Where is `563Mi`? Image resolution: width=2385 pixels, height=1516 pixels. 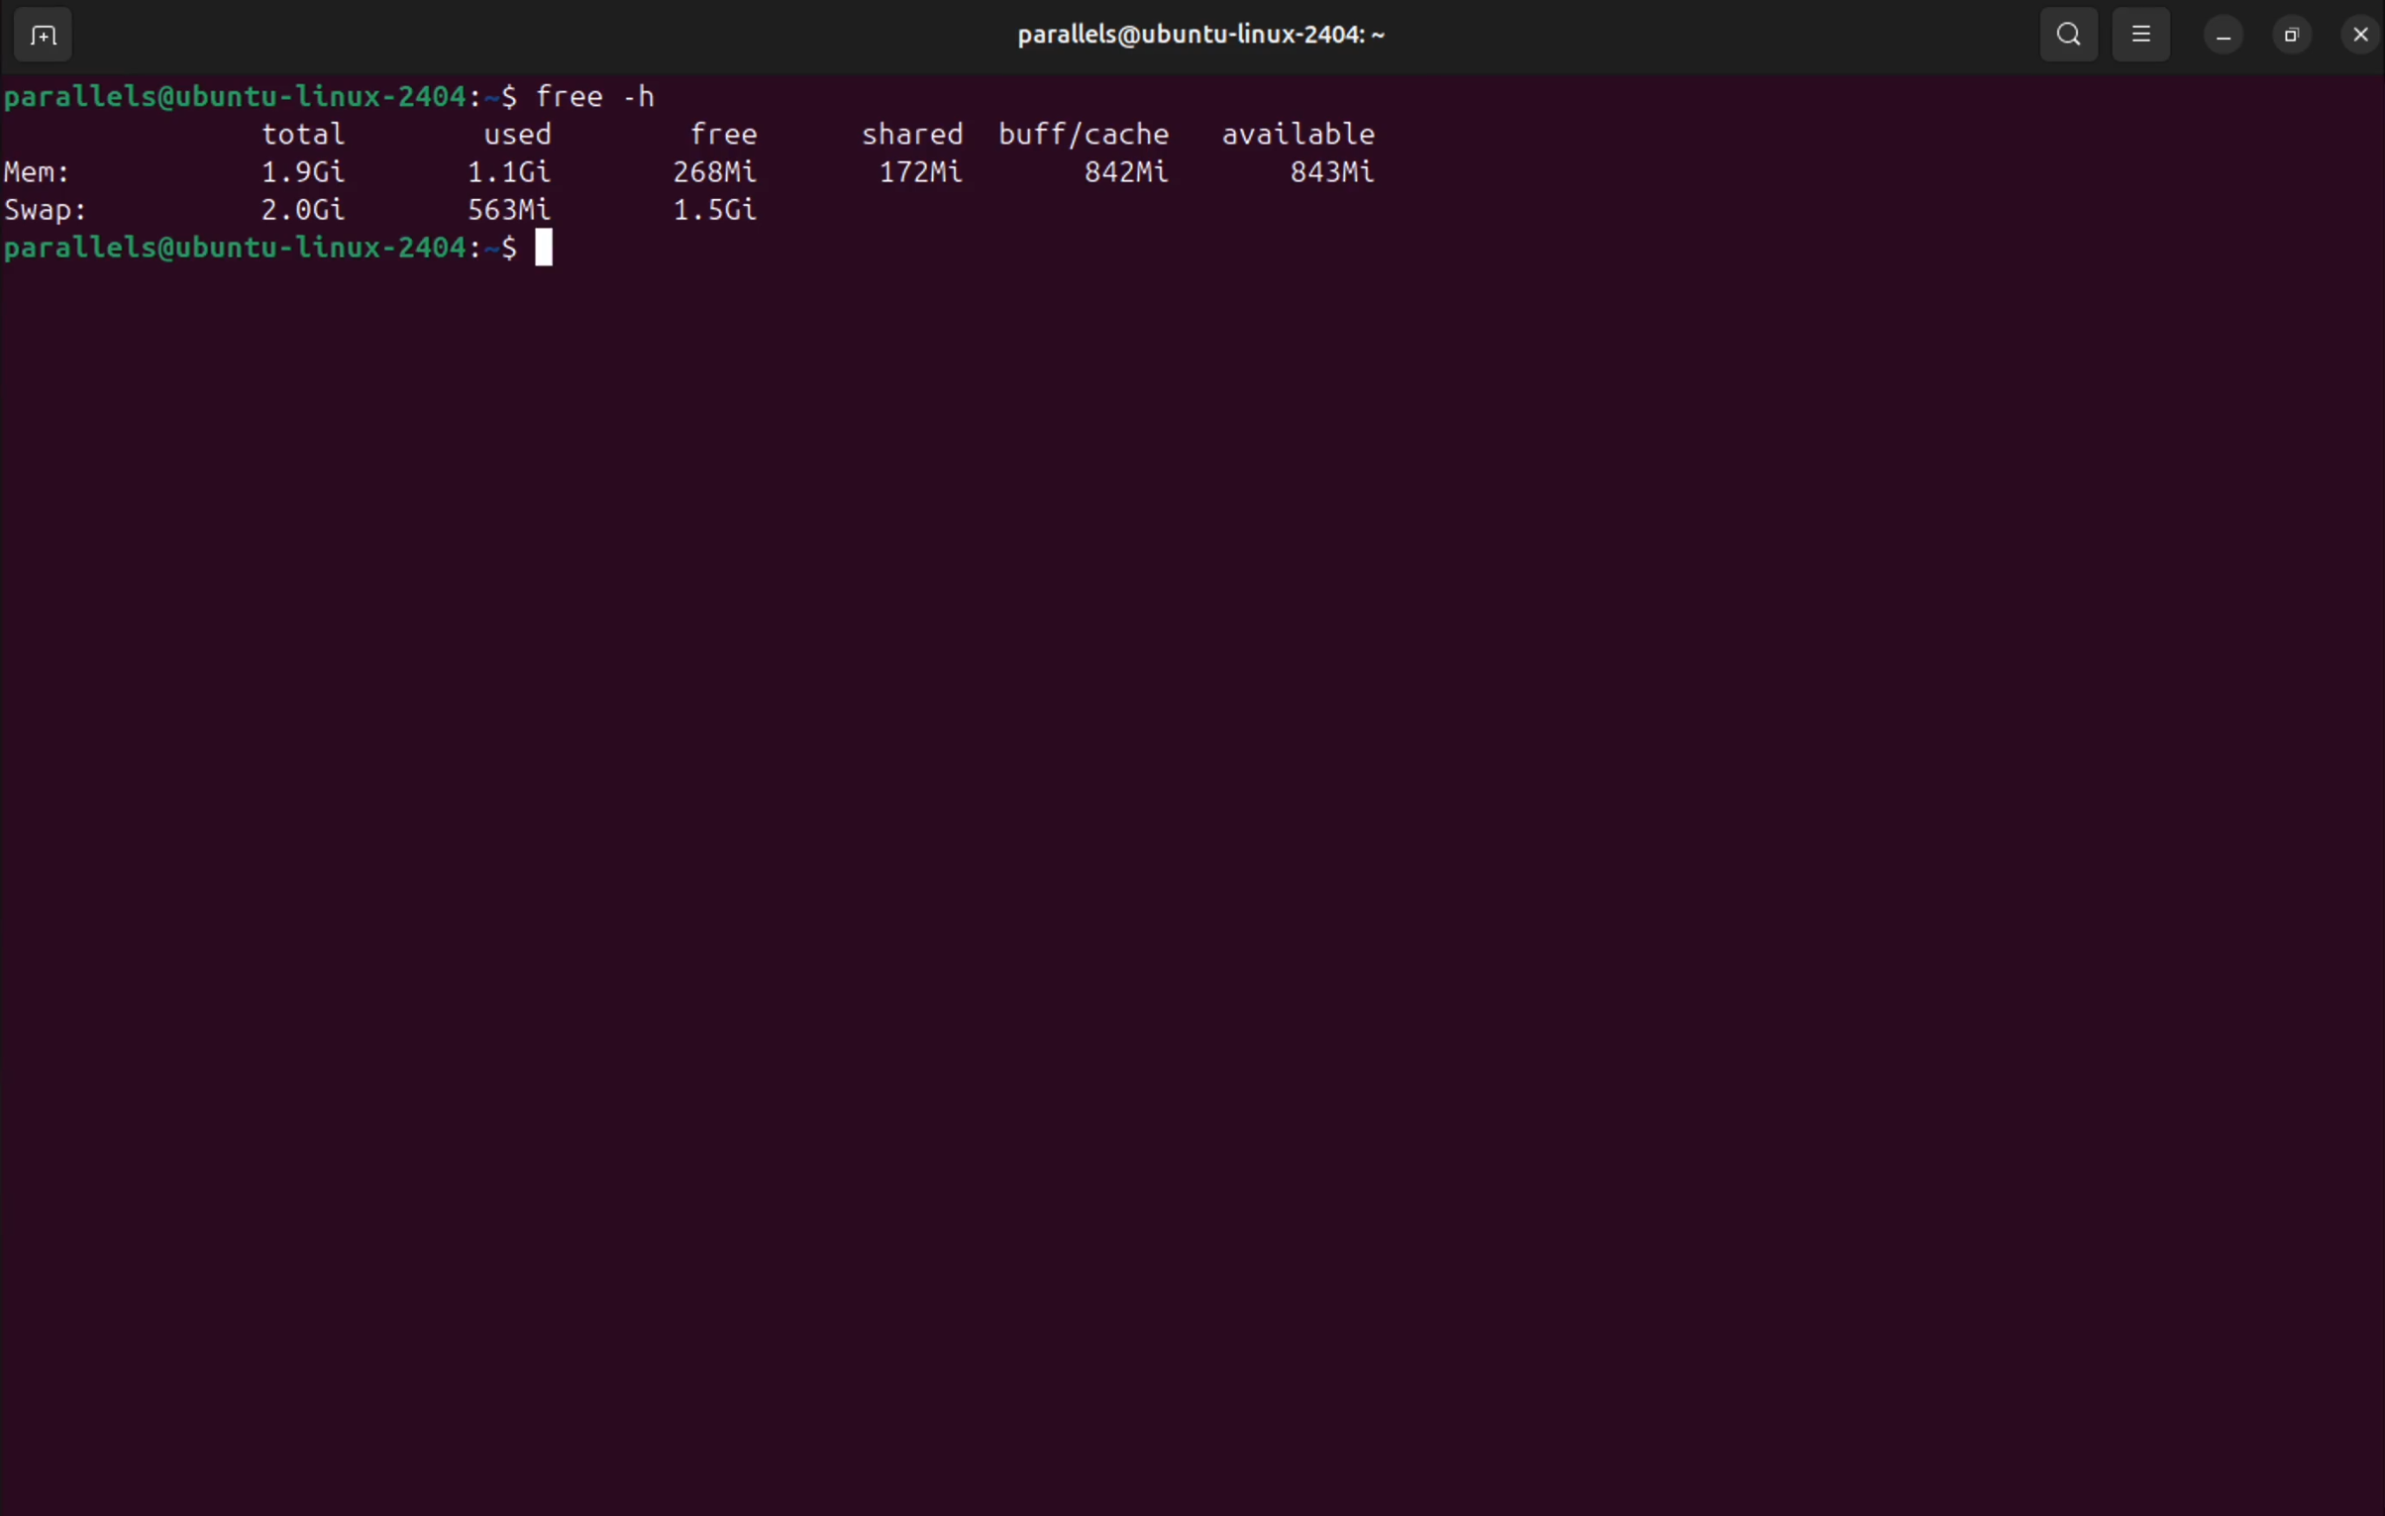 563Mi is located at coordinates (510, 210).